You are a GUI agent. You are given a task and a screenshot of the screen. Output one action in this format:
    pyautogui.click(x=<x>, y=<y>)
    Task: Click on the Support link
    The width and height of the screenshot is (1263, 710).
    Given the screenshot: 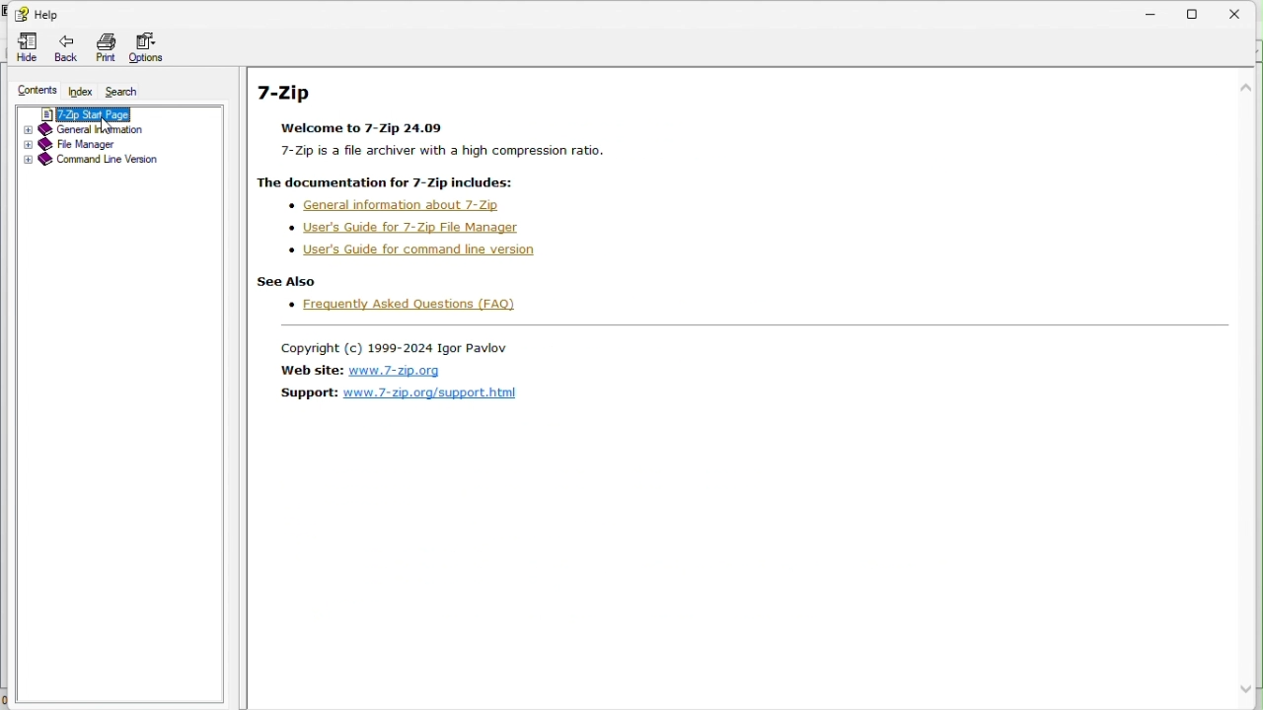 What is the action you would take?
    pyautogui.click(x=429, y=394)
    